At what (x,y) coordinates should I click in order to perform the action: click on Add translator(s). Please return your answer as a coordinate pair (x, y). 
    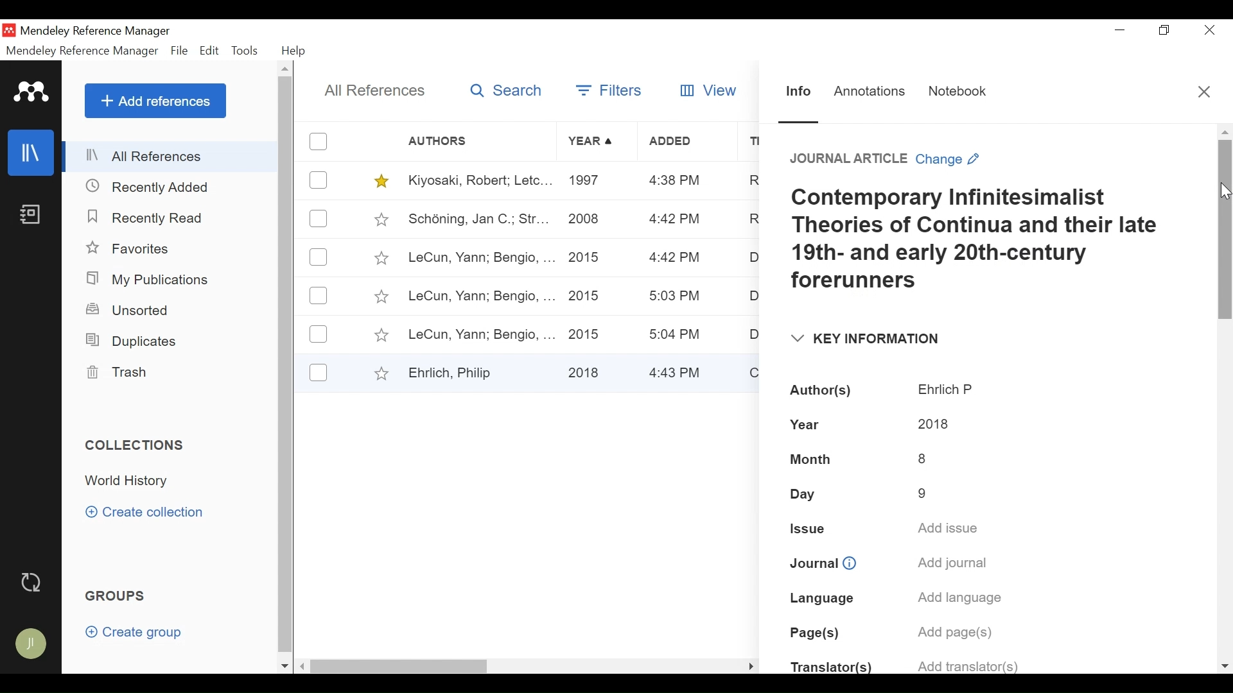
    Looking at the image, I should click on (965, 665).